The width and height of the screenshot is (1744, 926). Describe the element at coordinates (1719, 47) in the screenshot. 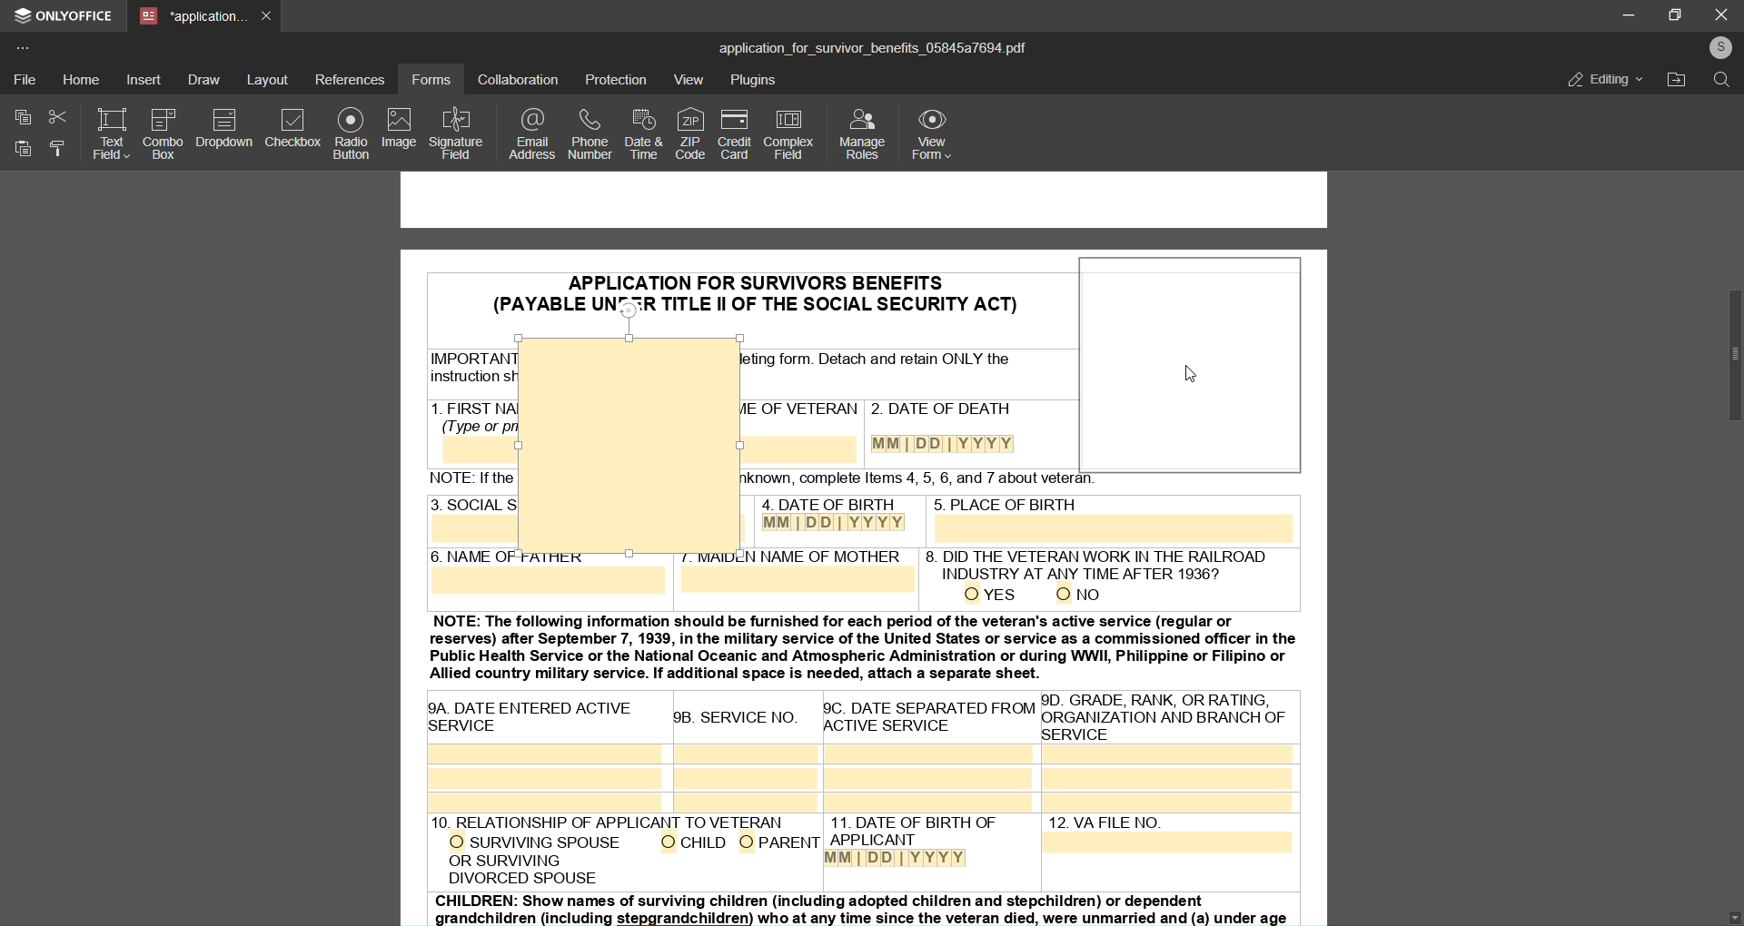

I see `user` at that location.